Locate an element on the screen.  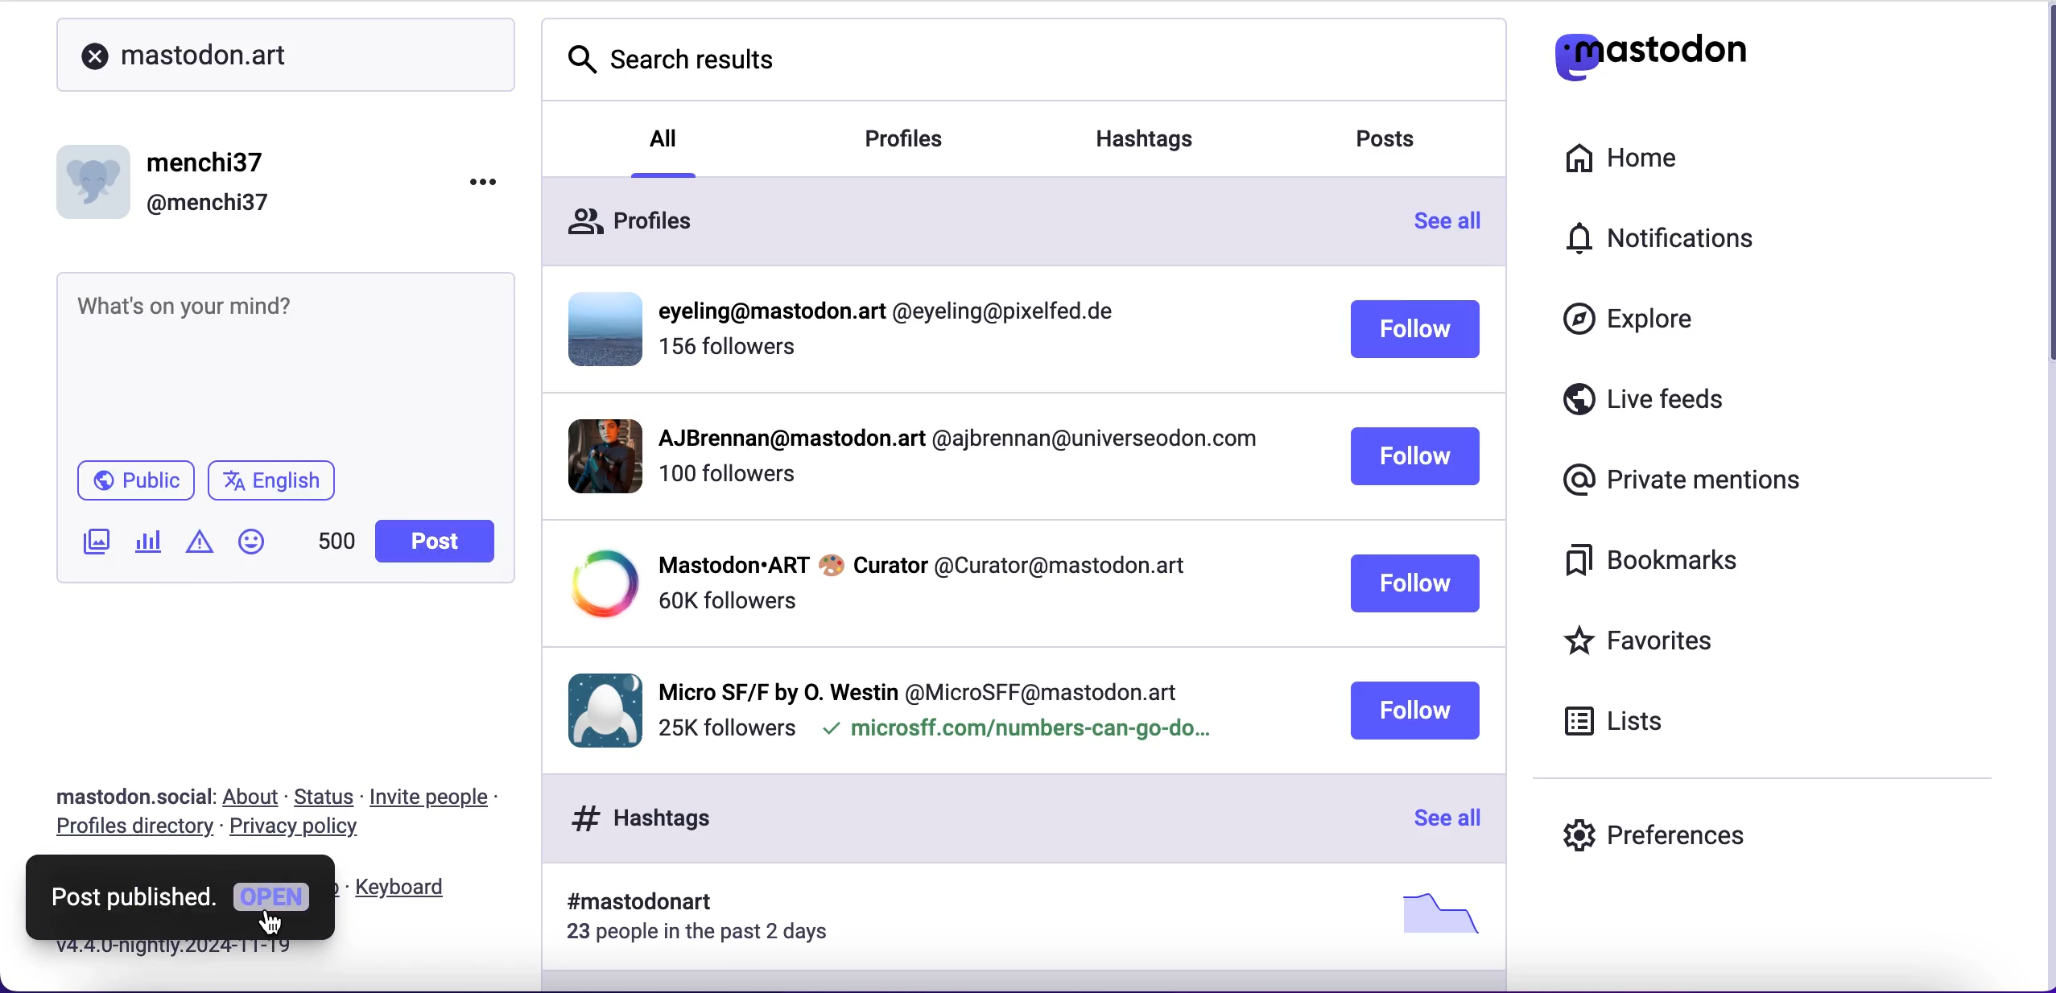
text post is located at coordinates (190, 306).